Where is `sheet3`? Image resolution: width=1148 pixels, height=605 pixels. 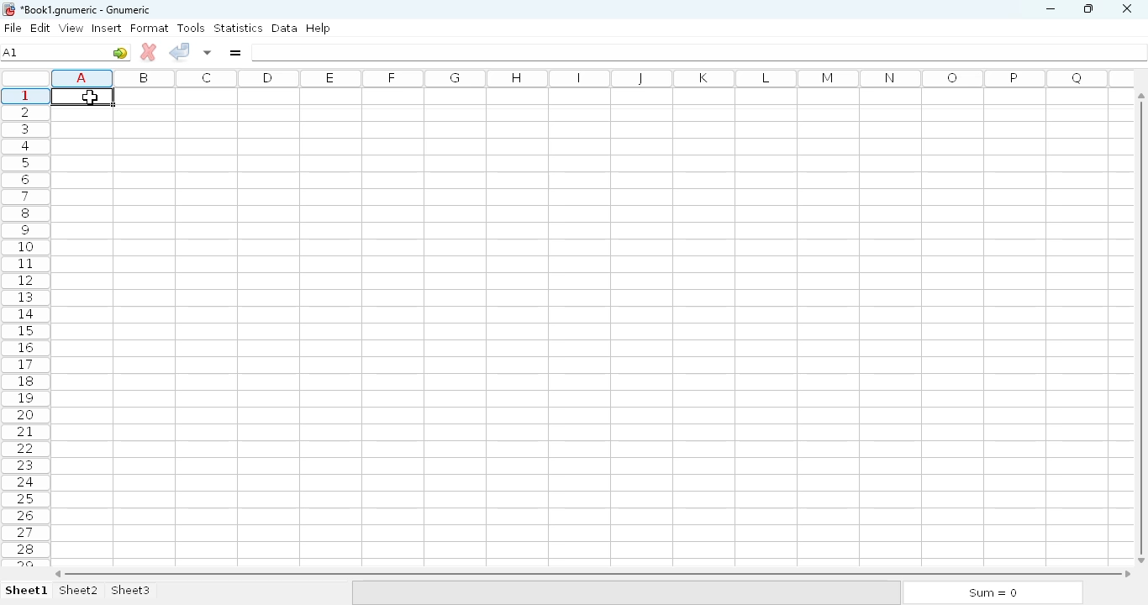 sheet3 is located at coordinates (130, 591).